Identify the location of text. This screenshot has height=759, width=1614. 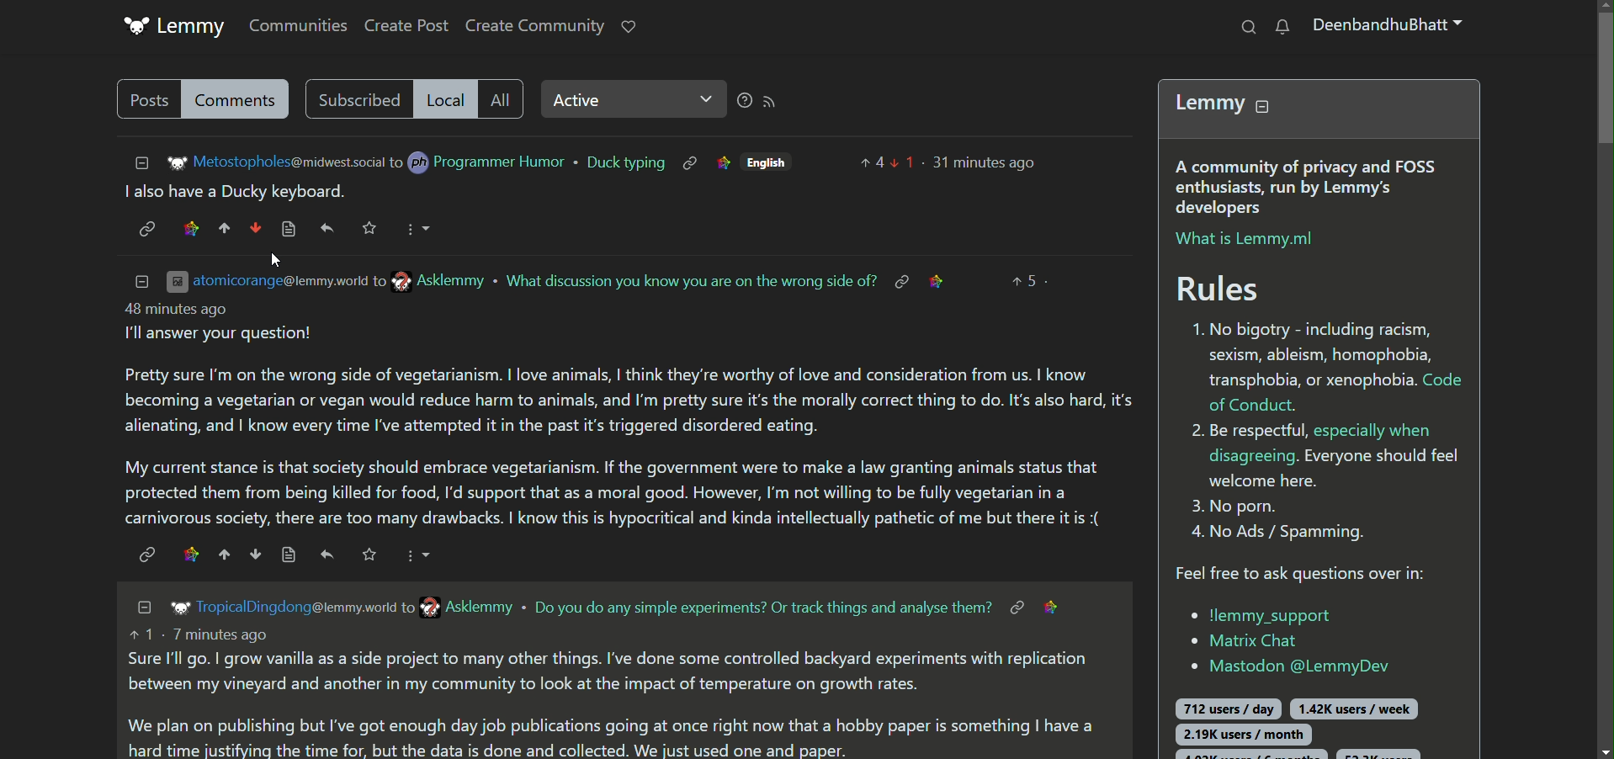
(763, 608).